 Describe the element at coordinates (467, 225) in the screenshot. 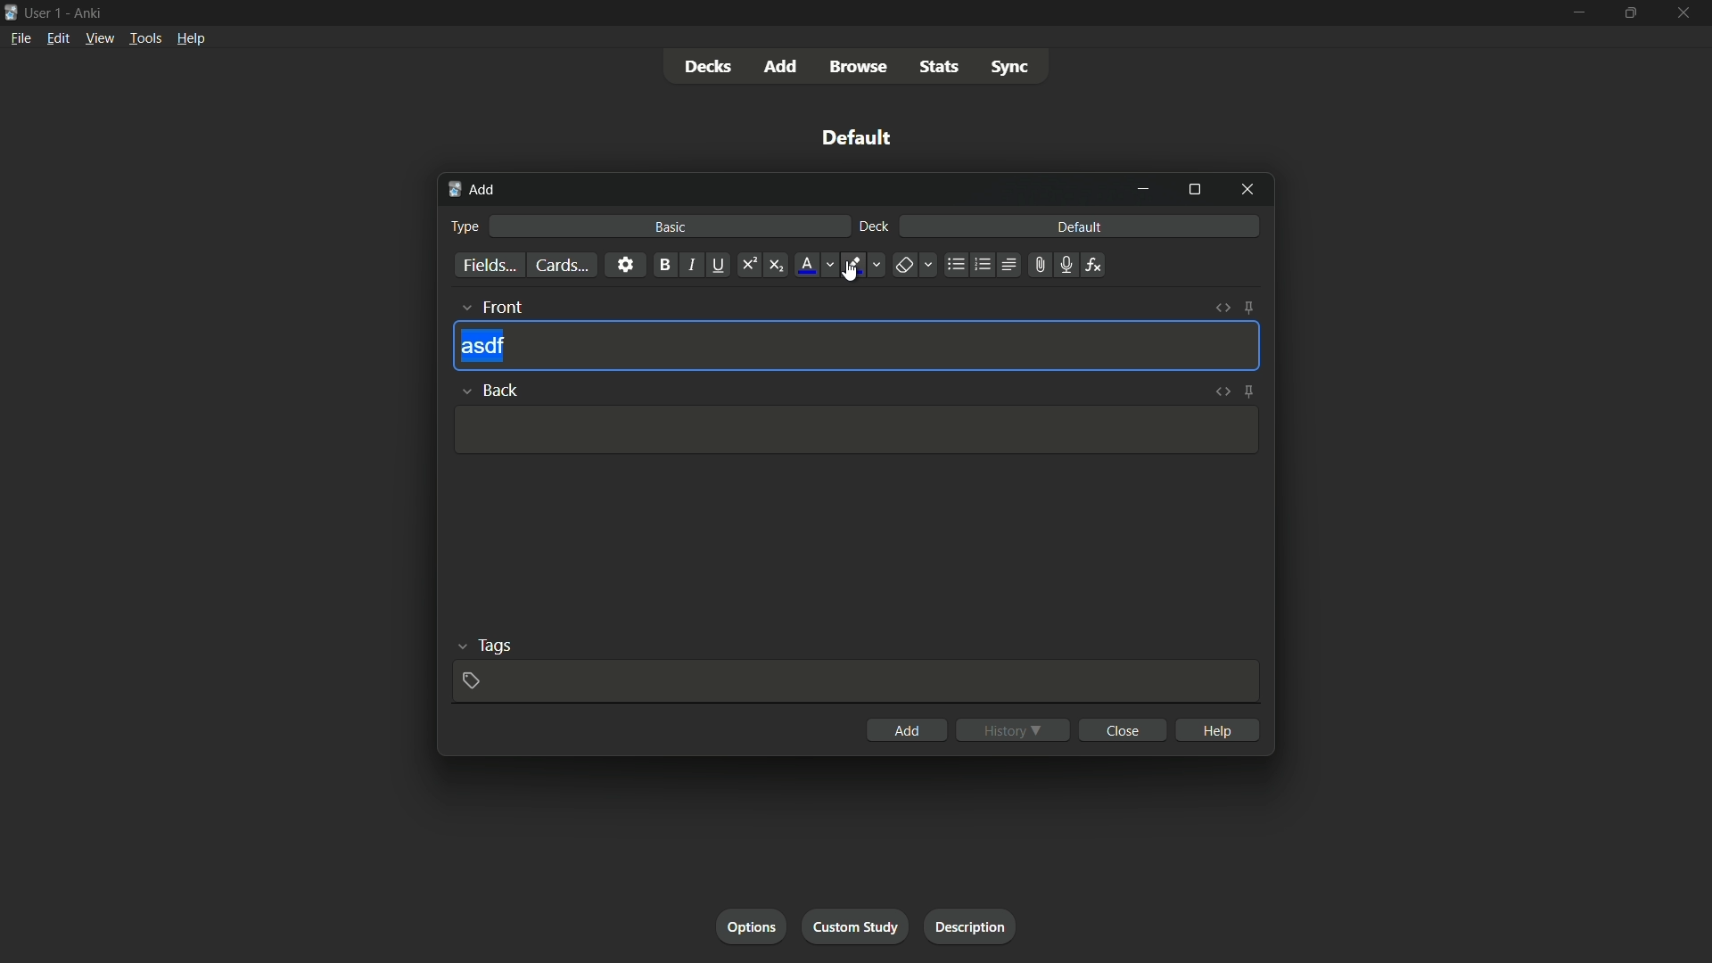

I see `type` at that location.